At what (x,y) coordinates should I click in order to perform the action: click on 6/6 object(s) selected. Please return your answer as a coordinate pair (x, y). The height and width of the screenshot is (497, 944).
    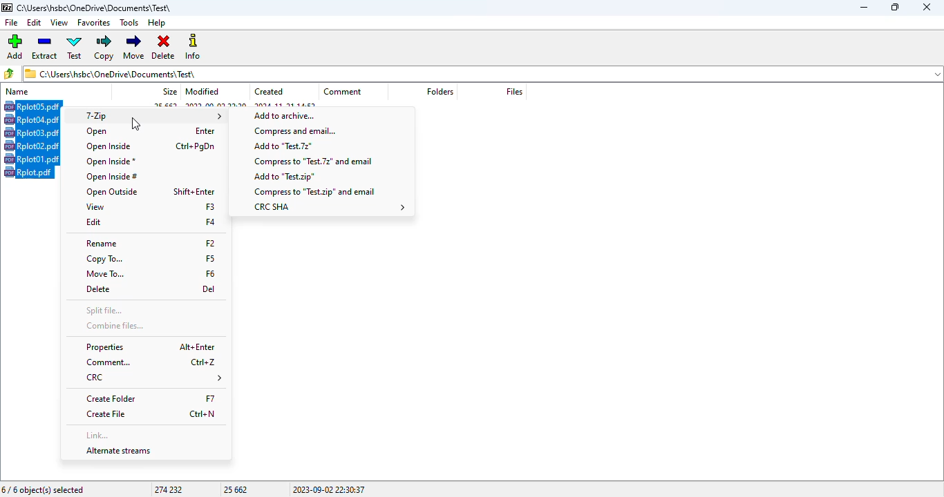
    Looking at the image, I should click on (44, 490).